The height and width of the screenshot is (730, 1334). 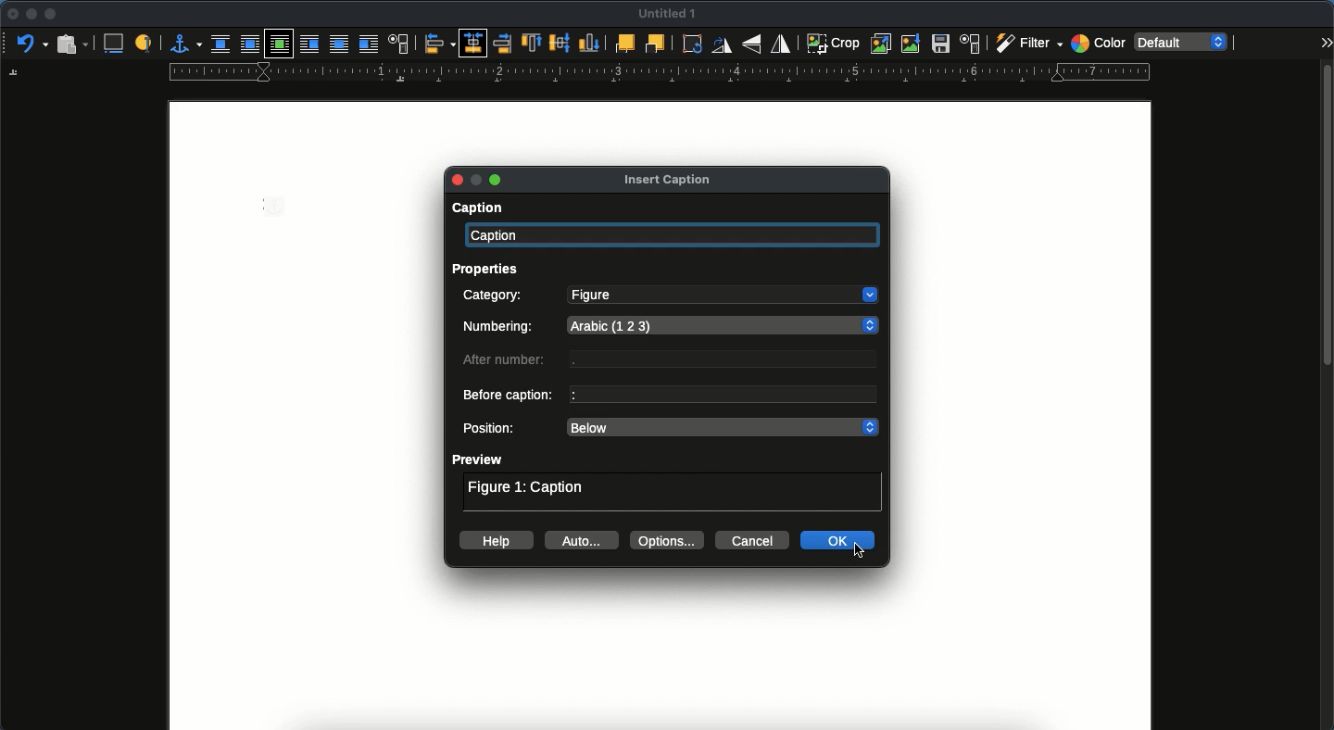 What do you see at coordinates (534, 43) in the screenshot?
I see `top to anchor ` at bounding box center [534, 43].